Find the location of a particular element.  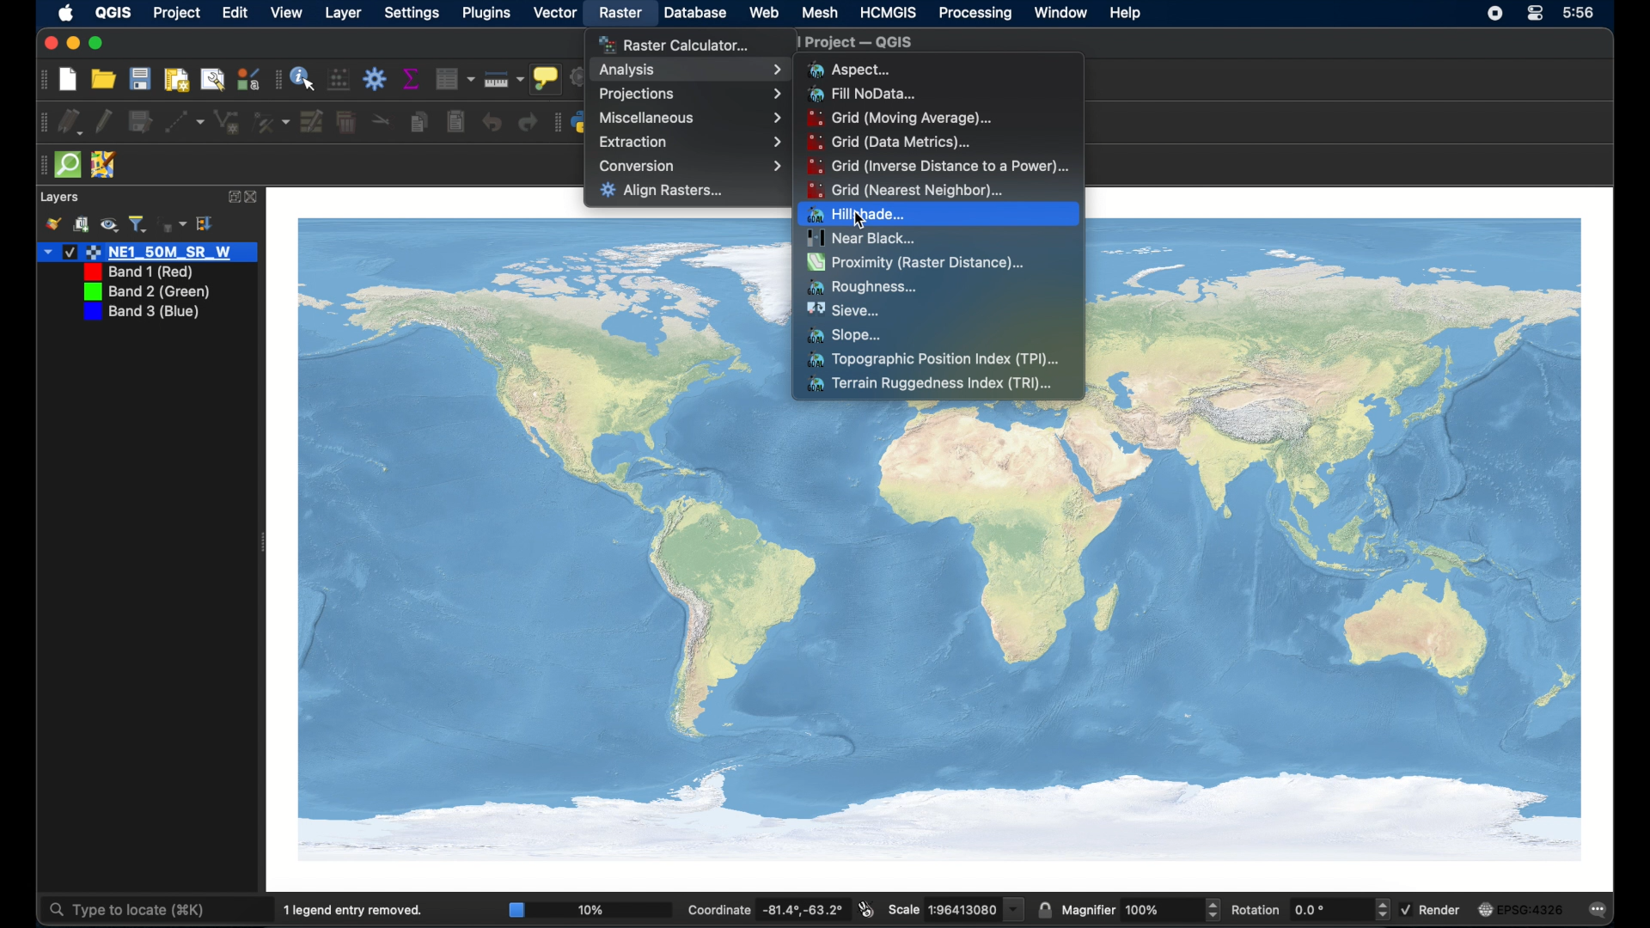

drag handle is located at coordinates (40, 165).